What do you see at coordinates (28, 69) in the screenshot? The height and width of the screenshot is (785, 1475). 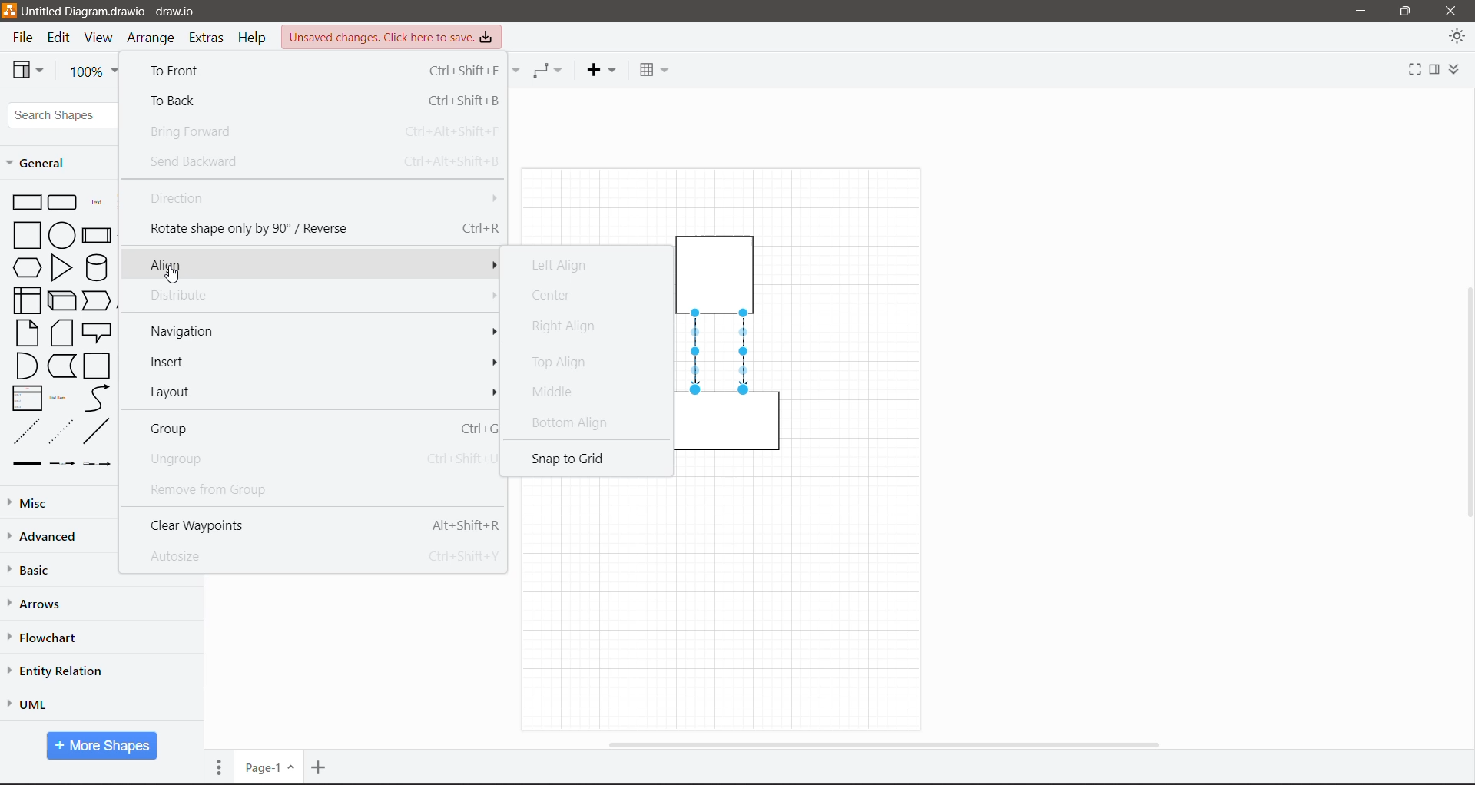 I see `View` at bounding box center [28, 69].